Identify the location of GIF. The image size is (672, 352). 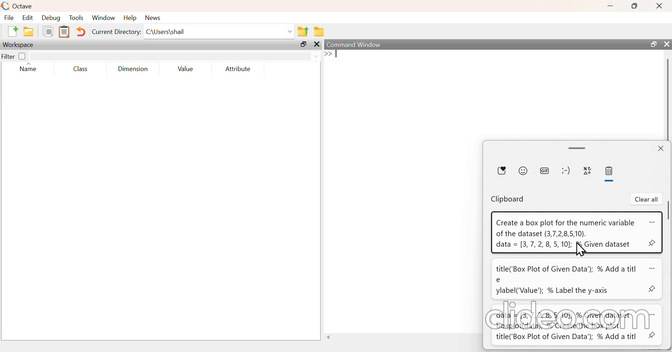
(545, 170).